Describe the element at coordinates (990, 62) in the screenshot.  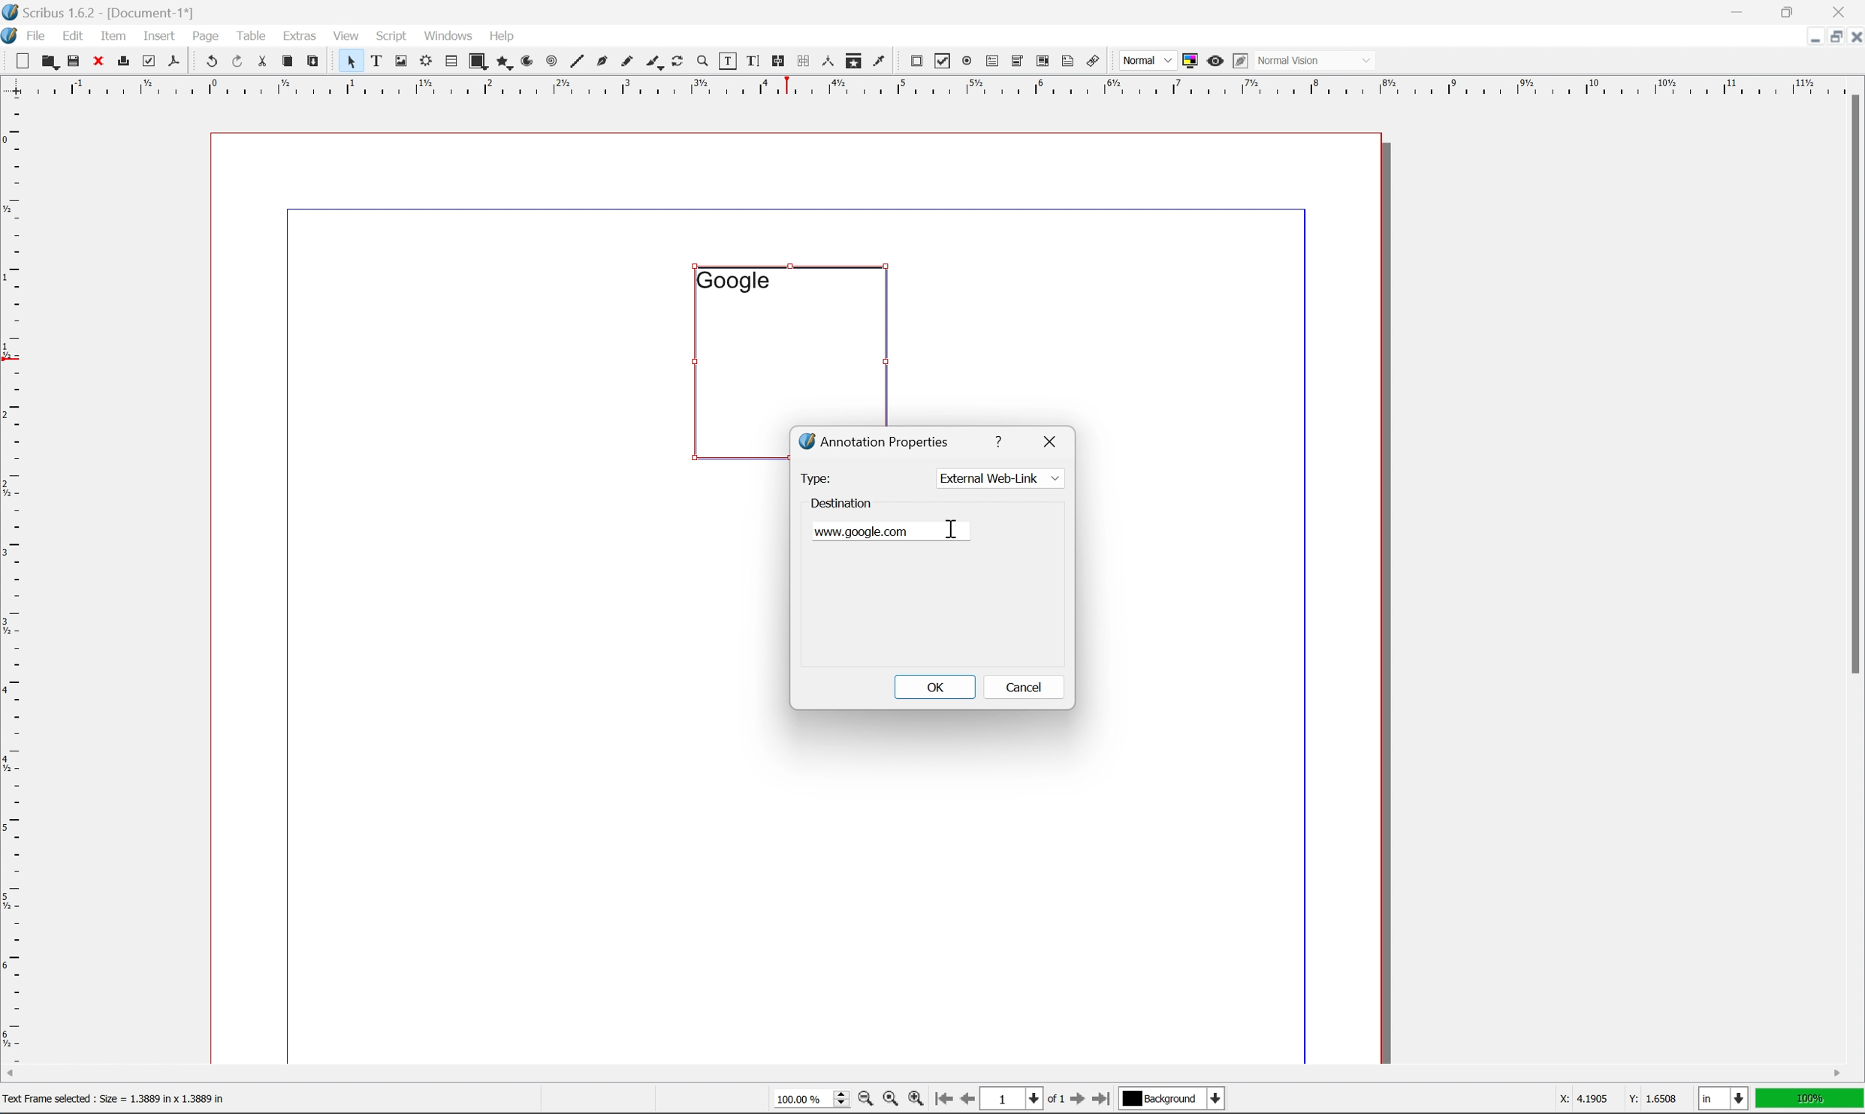
I see `pdf text field` at that location.